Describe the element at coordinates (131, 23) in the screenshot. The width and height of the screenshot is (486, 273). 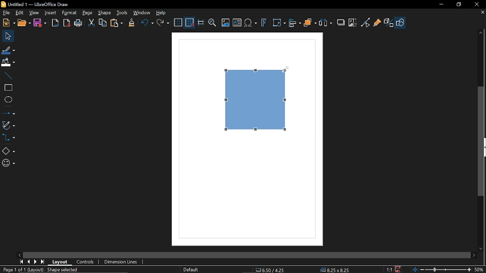
I see `Clone formatting` at that location.